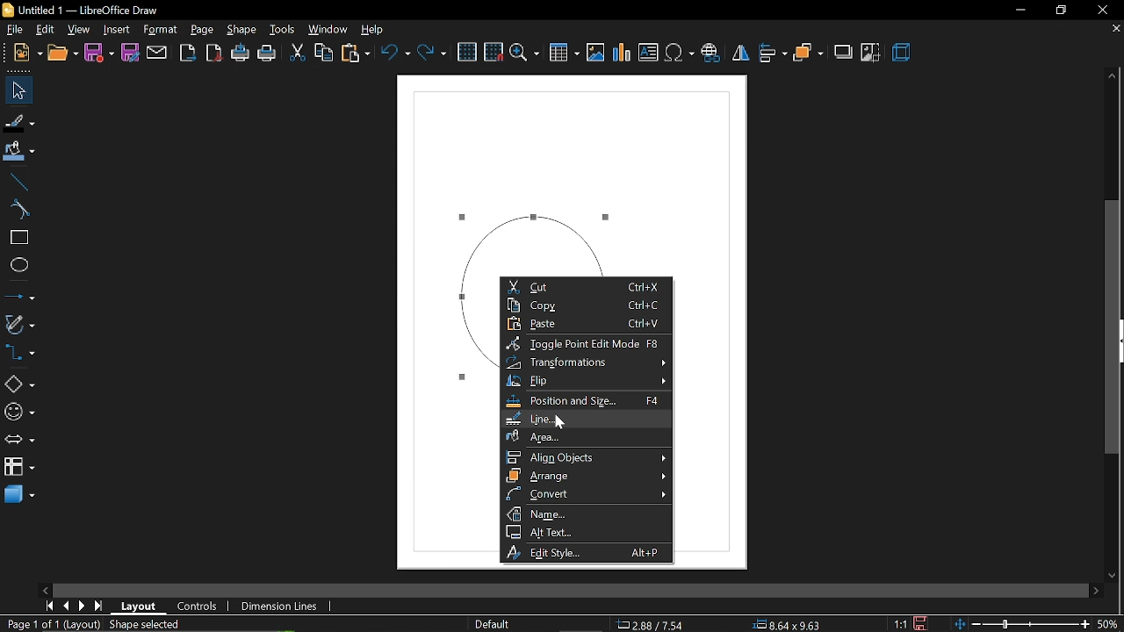 This screenshot has height=632, width=1124. Describe the element at coordinates (870, 52) in the screenshot. I see `crop` at that location.